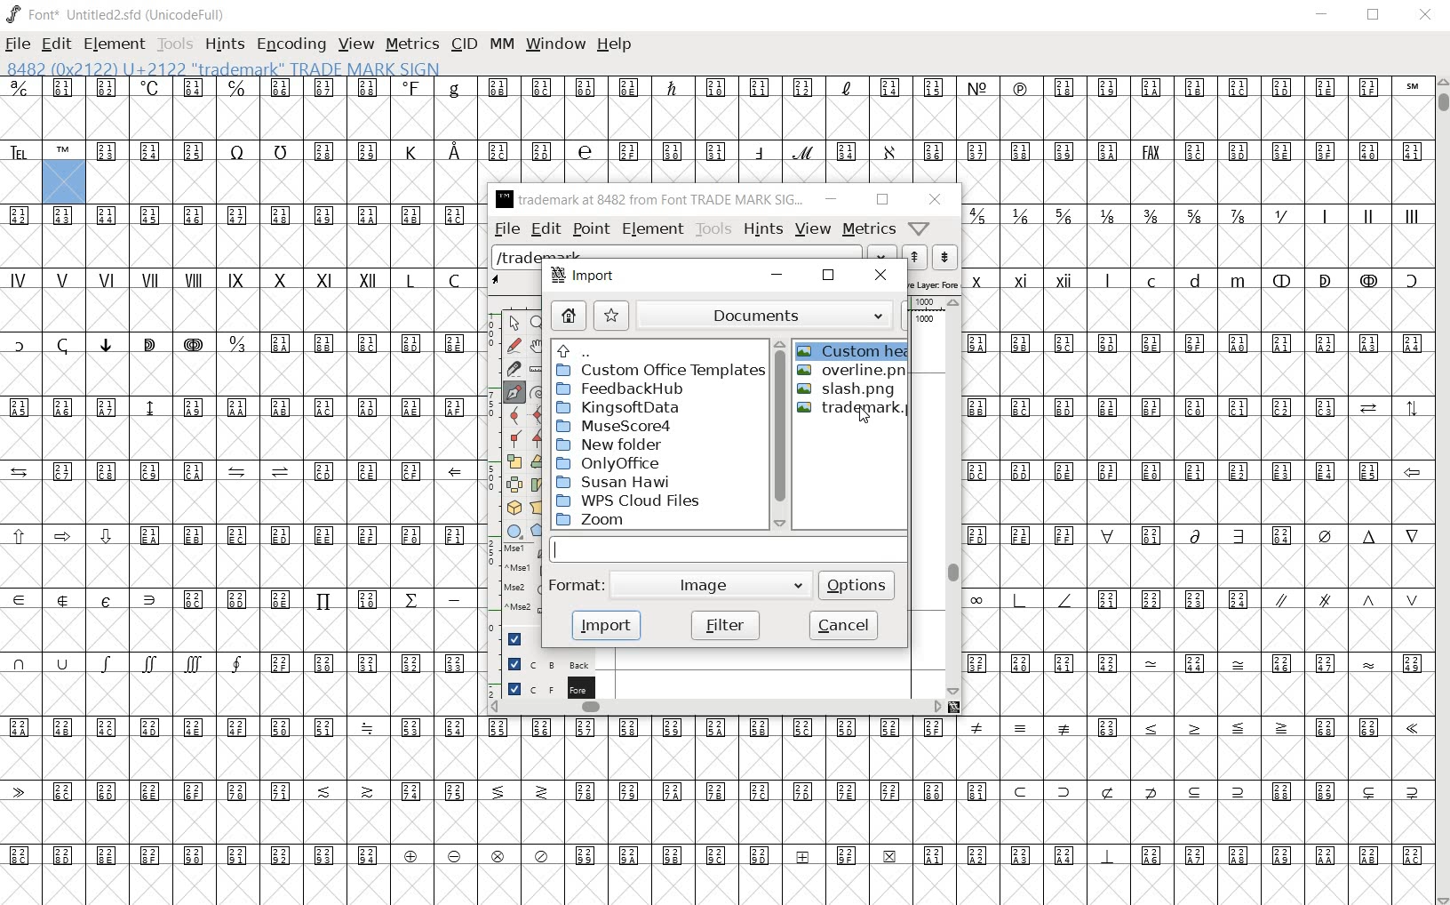 Image resolution: width=1450 pixels, height=905 pixels. Describe the element at coordinates (1373, 17) in the screenshot. I see `RESTORE` at that location.